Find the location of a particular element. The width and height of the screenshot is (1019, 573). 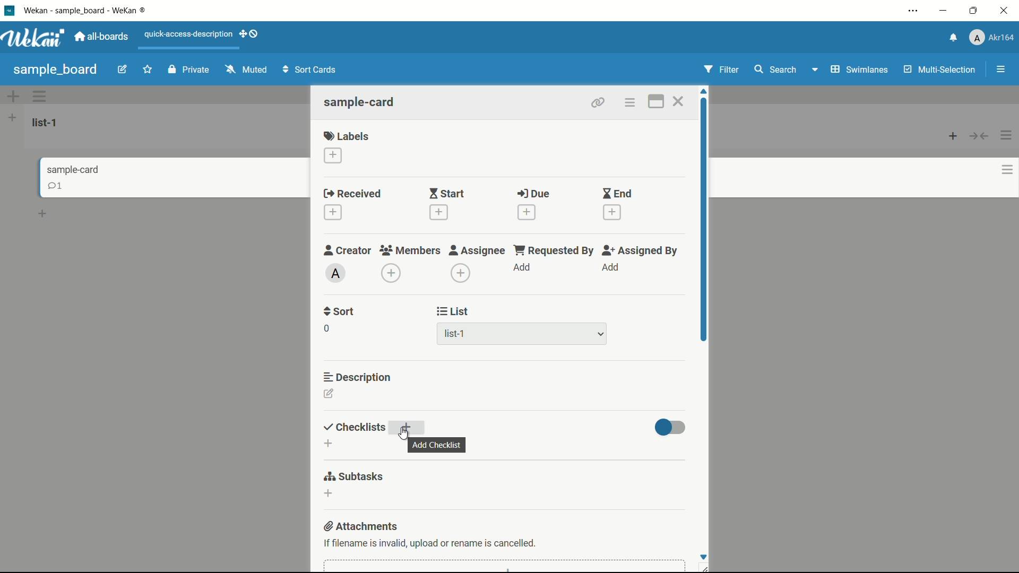

app logo is located at coordinates (36, 38).